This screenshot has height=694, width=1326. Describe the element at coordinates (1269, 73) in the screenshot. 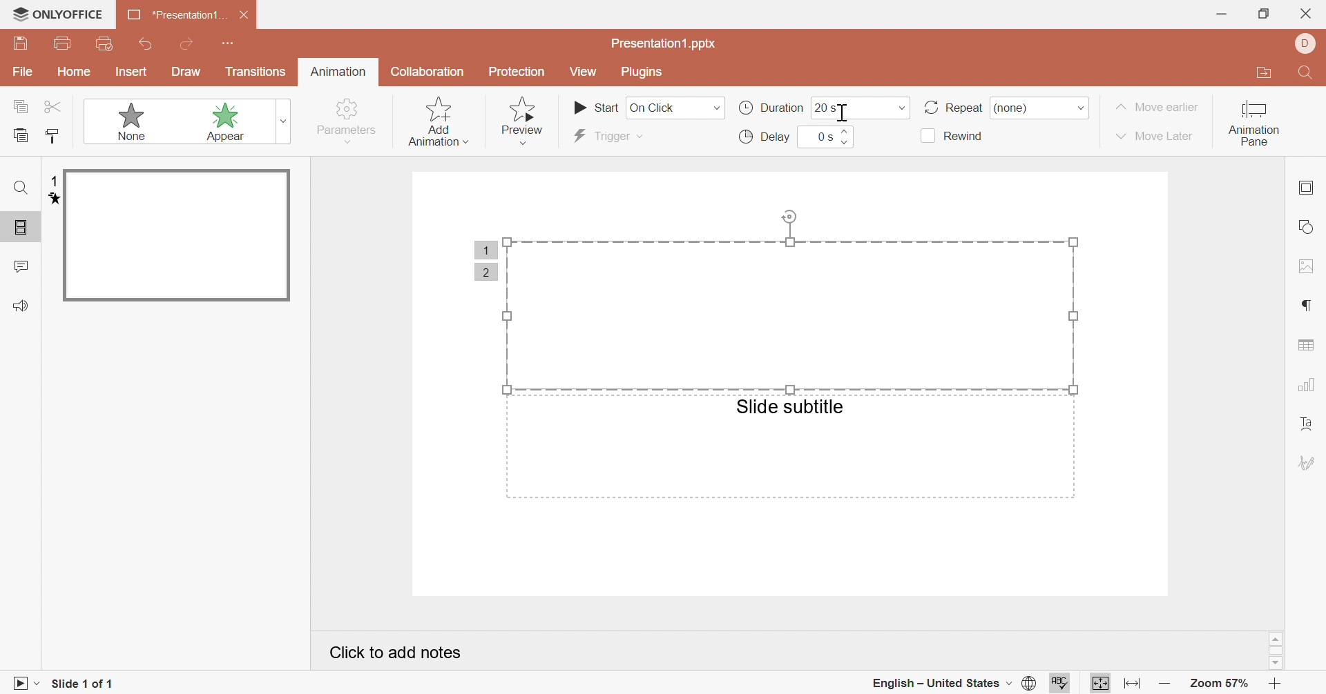

I see `open file location` at that location.